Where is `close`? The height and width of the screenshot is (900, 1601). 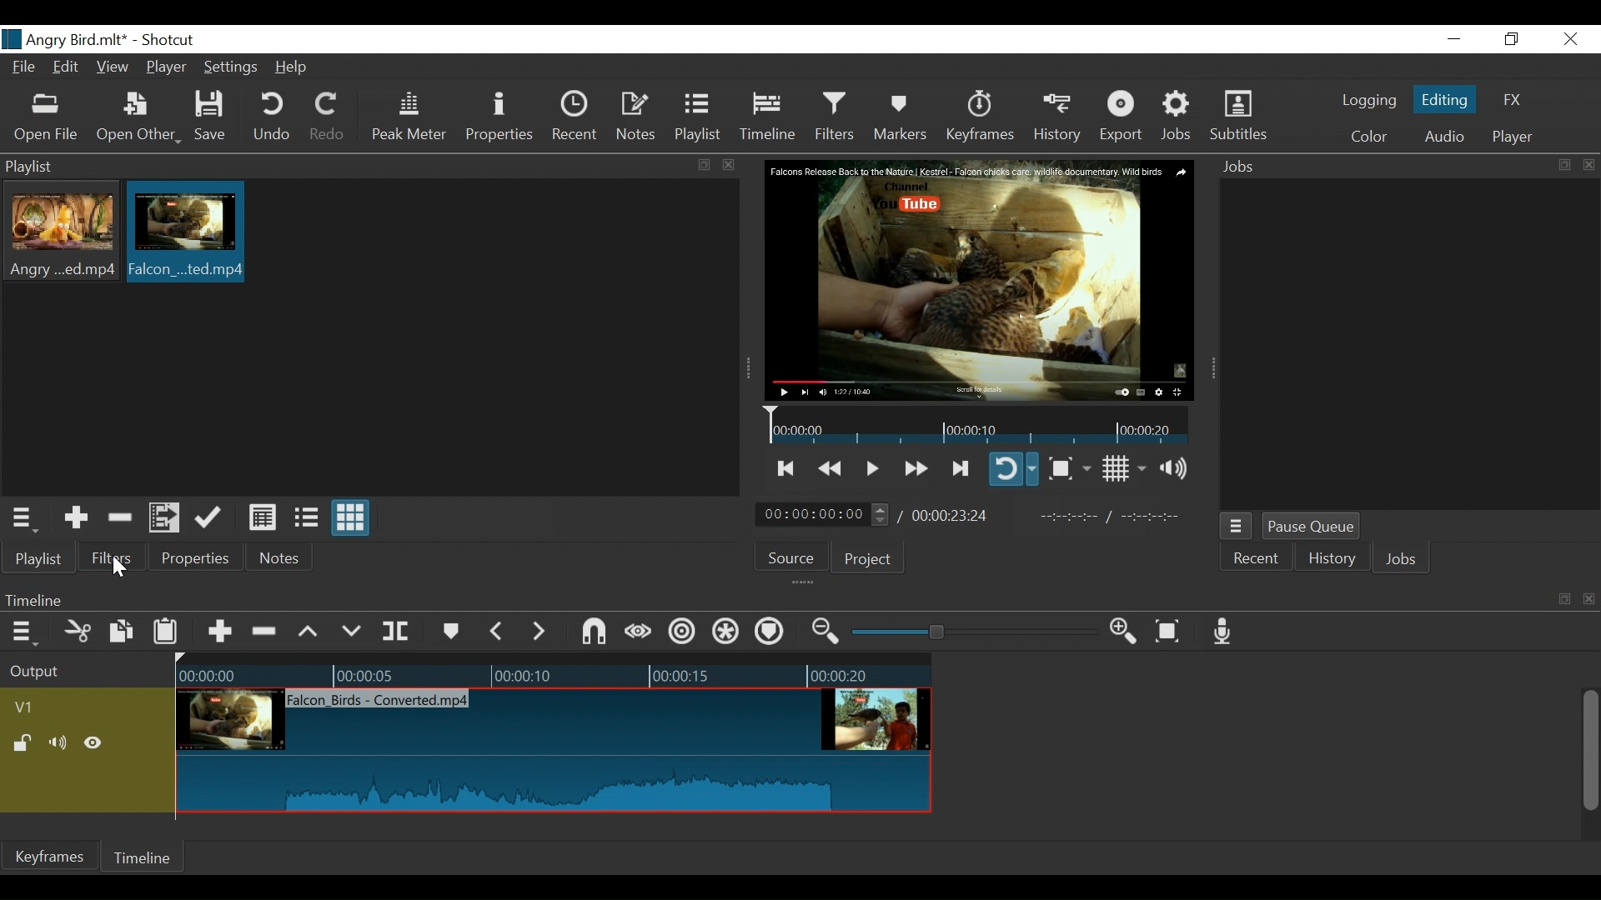
close is located at coordinates (1591, 600).